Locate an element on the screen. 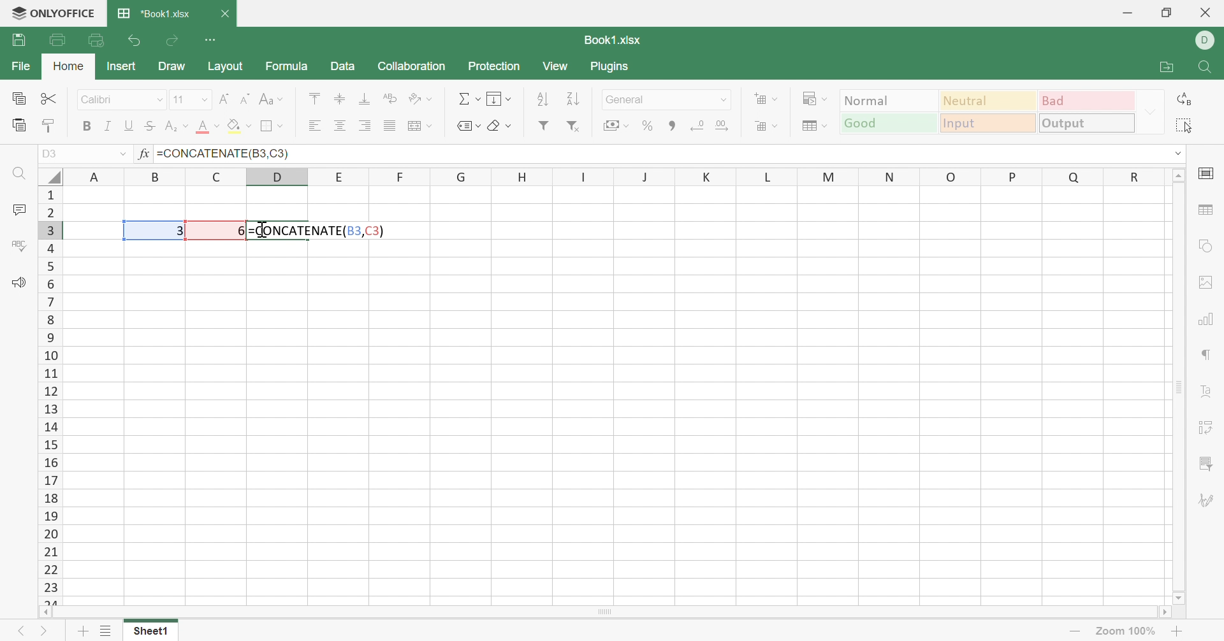 Image resolution: width=1224 pixels, height=641 pixels. Justified is located at coordinates (390, 126).